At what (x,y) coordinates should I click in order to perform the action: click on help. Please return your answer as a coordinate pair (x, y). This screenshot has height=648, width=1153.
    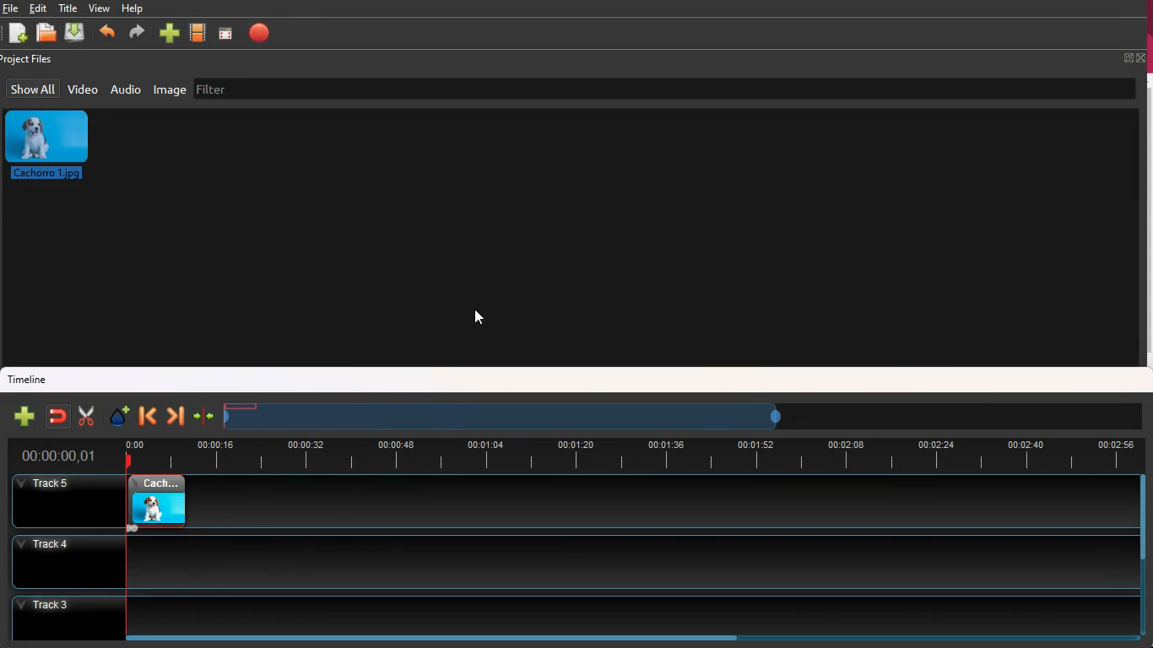
    Looking at the image, I should click on (136, 8).